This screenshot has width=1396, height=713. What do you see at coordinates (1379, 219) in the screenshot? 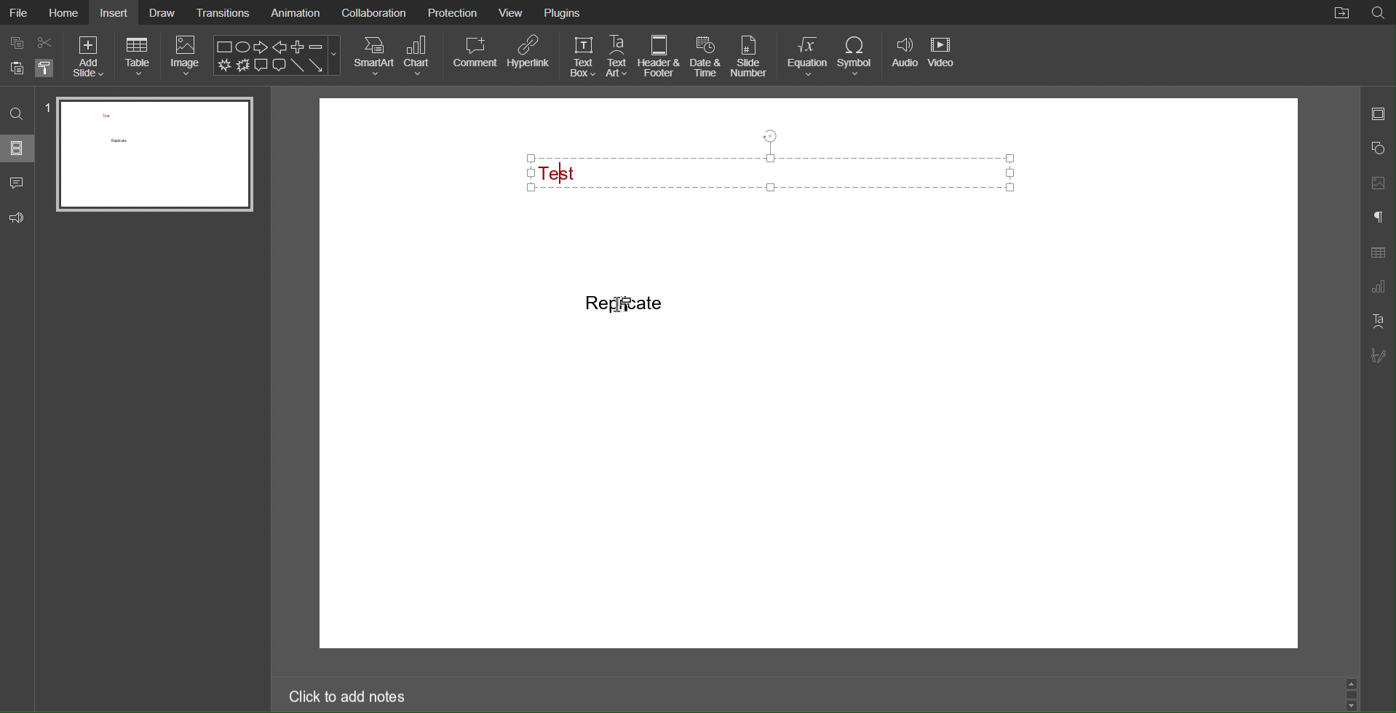
I see `Paragraph Settings` at bounding box center [1379, 219].